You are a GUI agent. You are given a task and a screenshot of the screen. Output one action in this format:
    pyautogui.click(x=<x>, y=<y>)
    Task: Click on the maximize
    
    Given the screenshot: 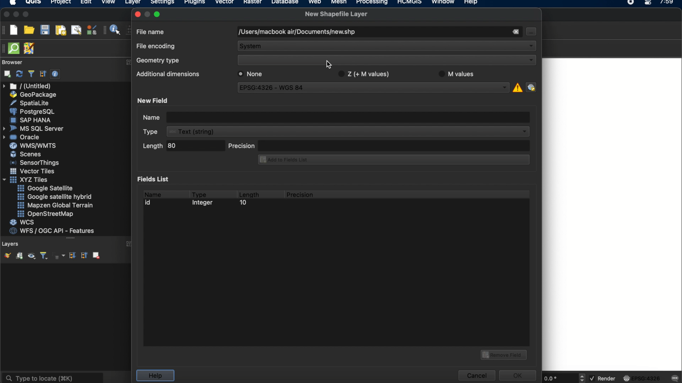 What is the action you would take?
    pyautogui.click(x=26, y=15)
    